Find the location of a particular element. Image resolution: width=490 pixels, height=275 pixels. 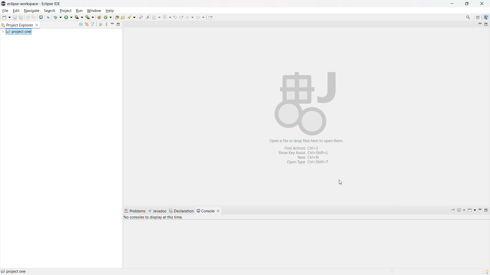

select and deselect filters is located at coordinates (93, 24).